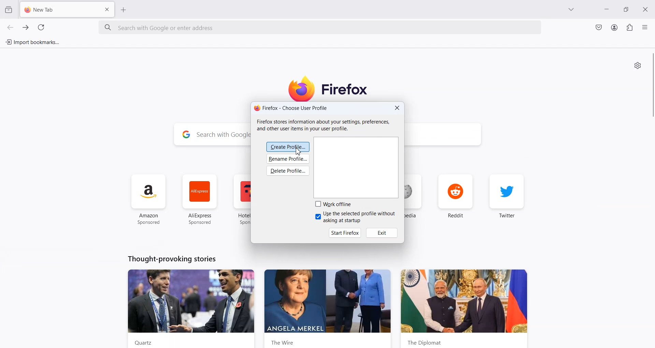 This screenshot has width=655, height=348. Describe the element at coordinates (10, 27) in the screenshot. I see `Go back one page` at that location.